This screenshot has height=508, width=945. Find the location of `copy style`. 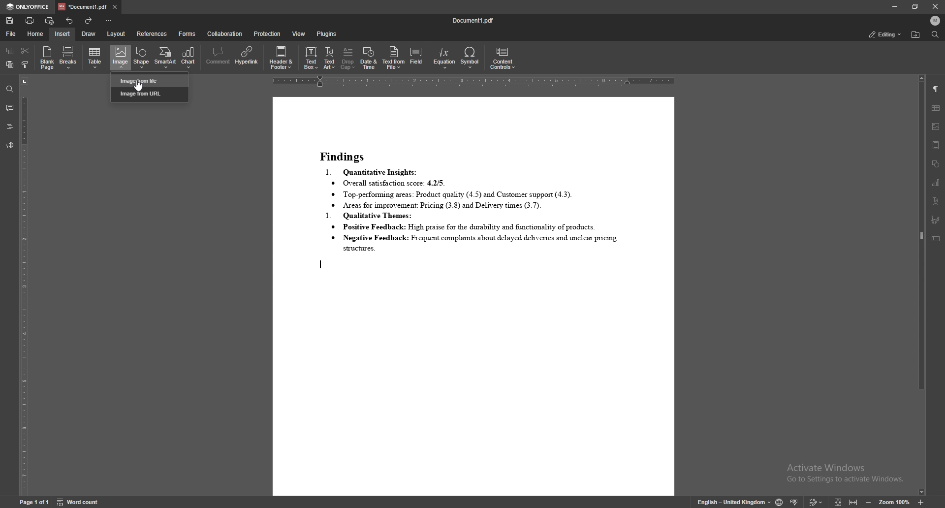

copy style is located at coordinates (25, 65).